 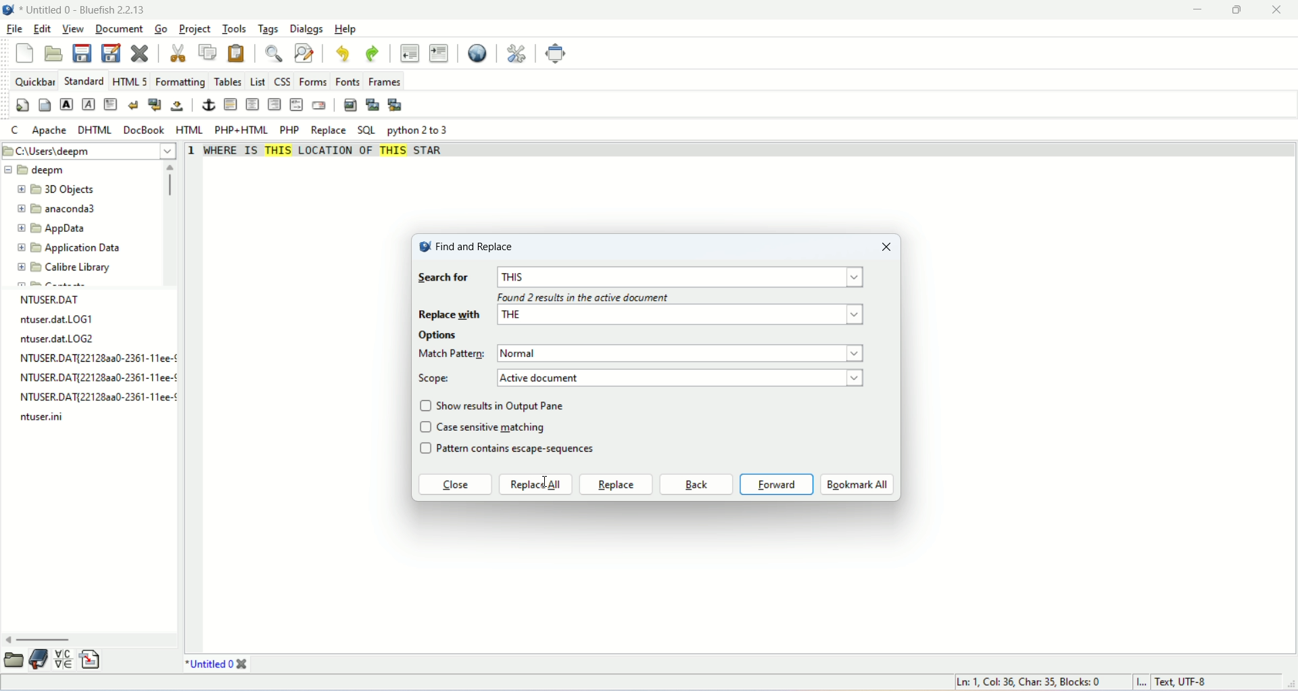 I want to click on Application Data, so click(x=68, y=248).